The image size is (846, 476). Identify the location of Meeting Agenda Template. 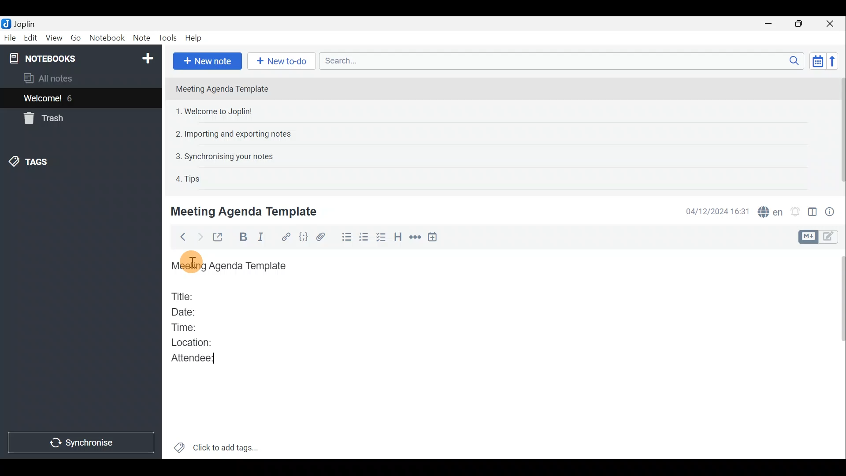
(223, 89).